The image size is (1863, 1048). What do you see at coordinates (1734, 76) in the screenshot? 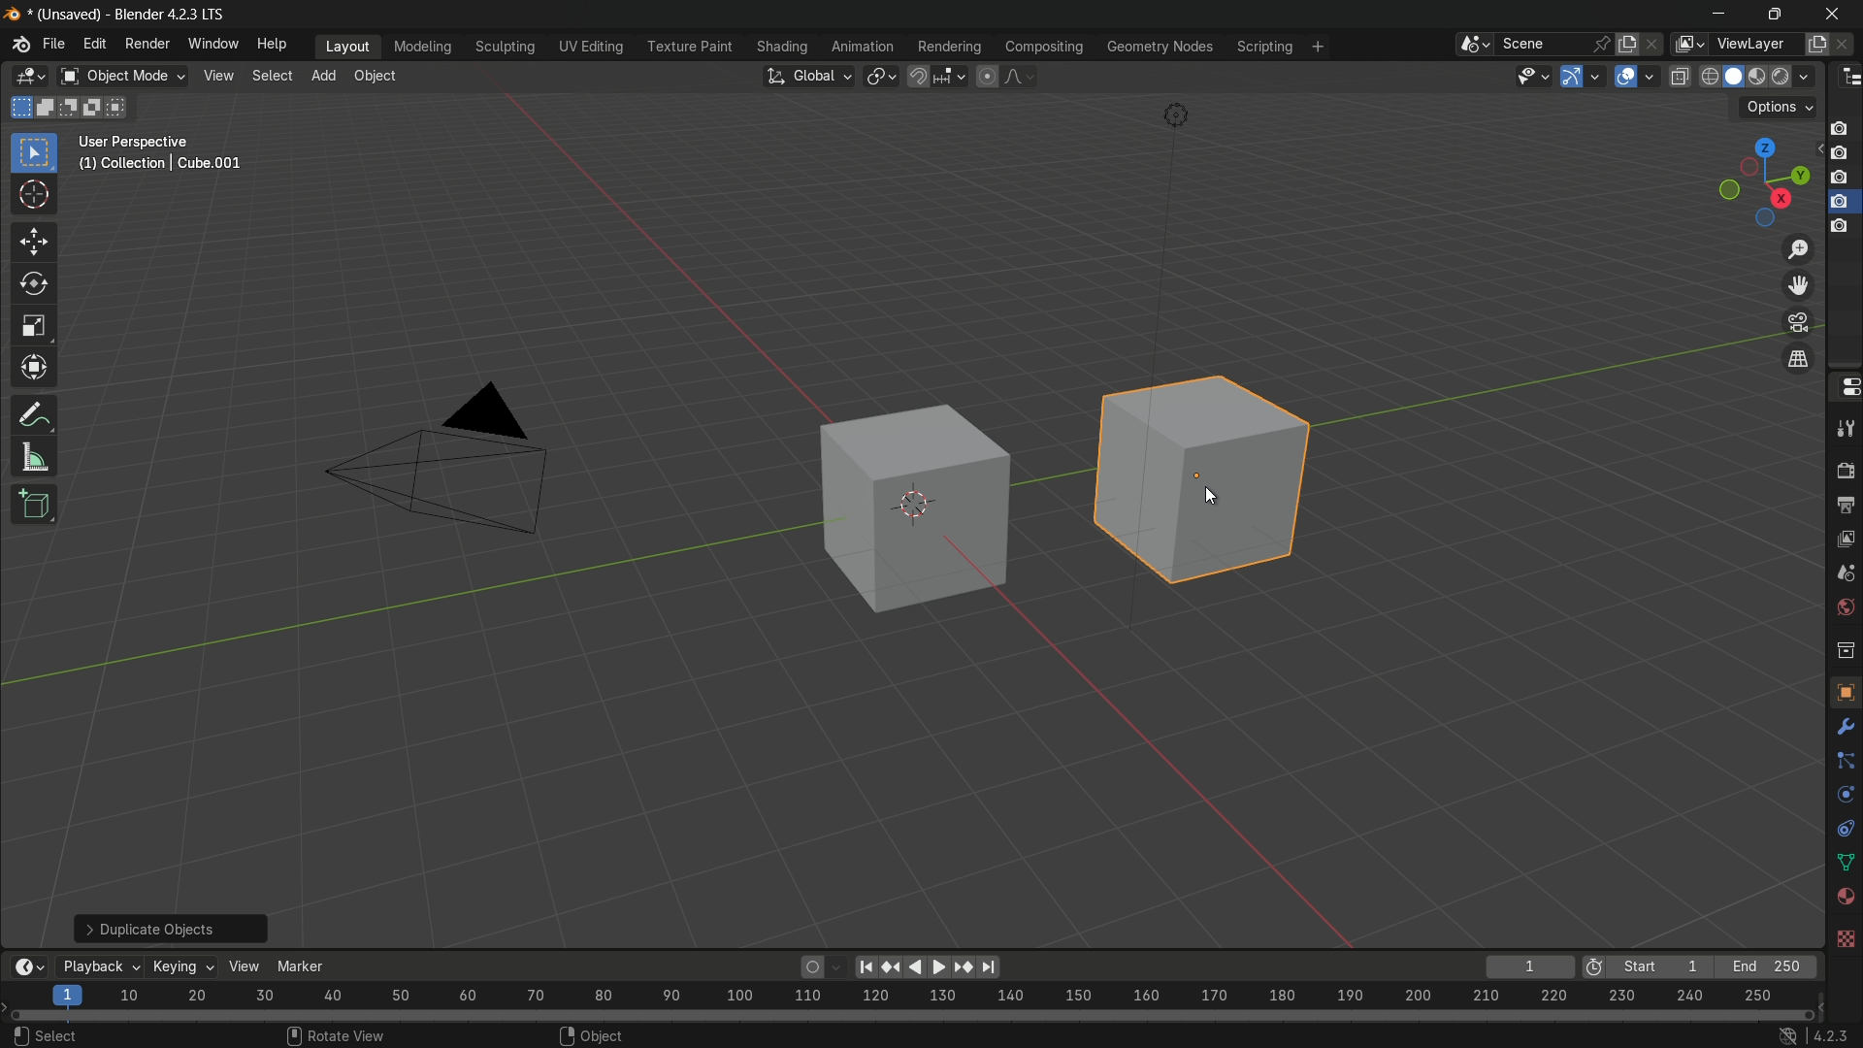
I see `solid display` at bounding box center [1734, 76].